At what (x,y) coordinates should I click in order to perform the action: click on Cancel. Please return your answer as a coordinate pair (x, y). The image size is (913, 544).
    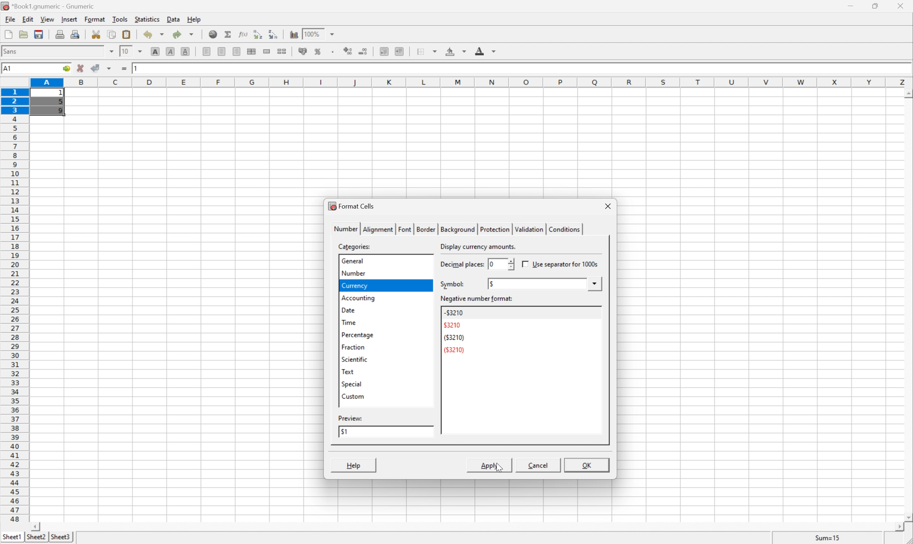
    Looking at the image, I should click on (537, 464).